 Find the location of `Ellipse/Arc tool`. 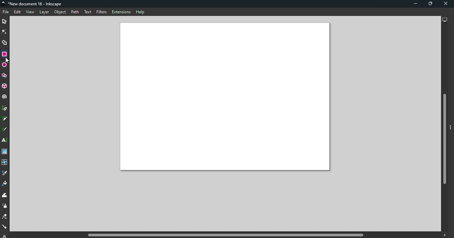

Ellipse/Arc tool is located at coordinates (5, 66).